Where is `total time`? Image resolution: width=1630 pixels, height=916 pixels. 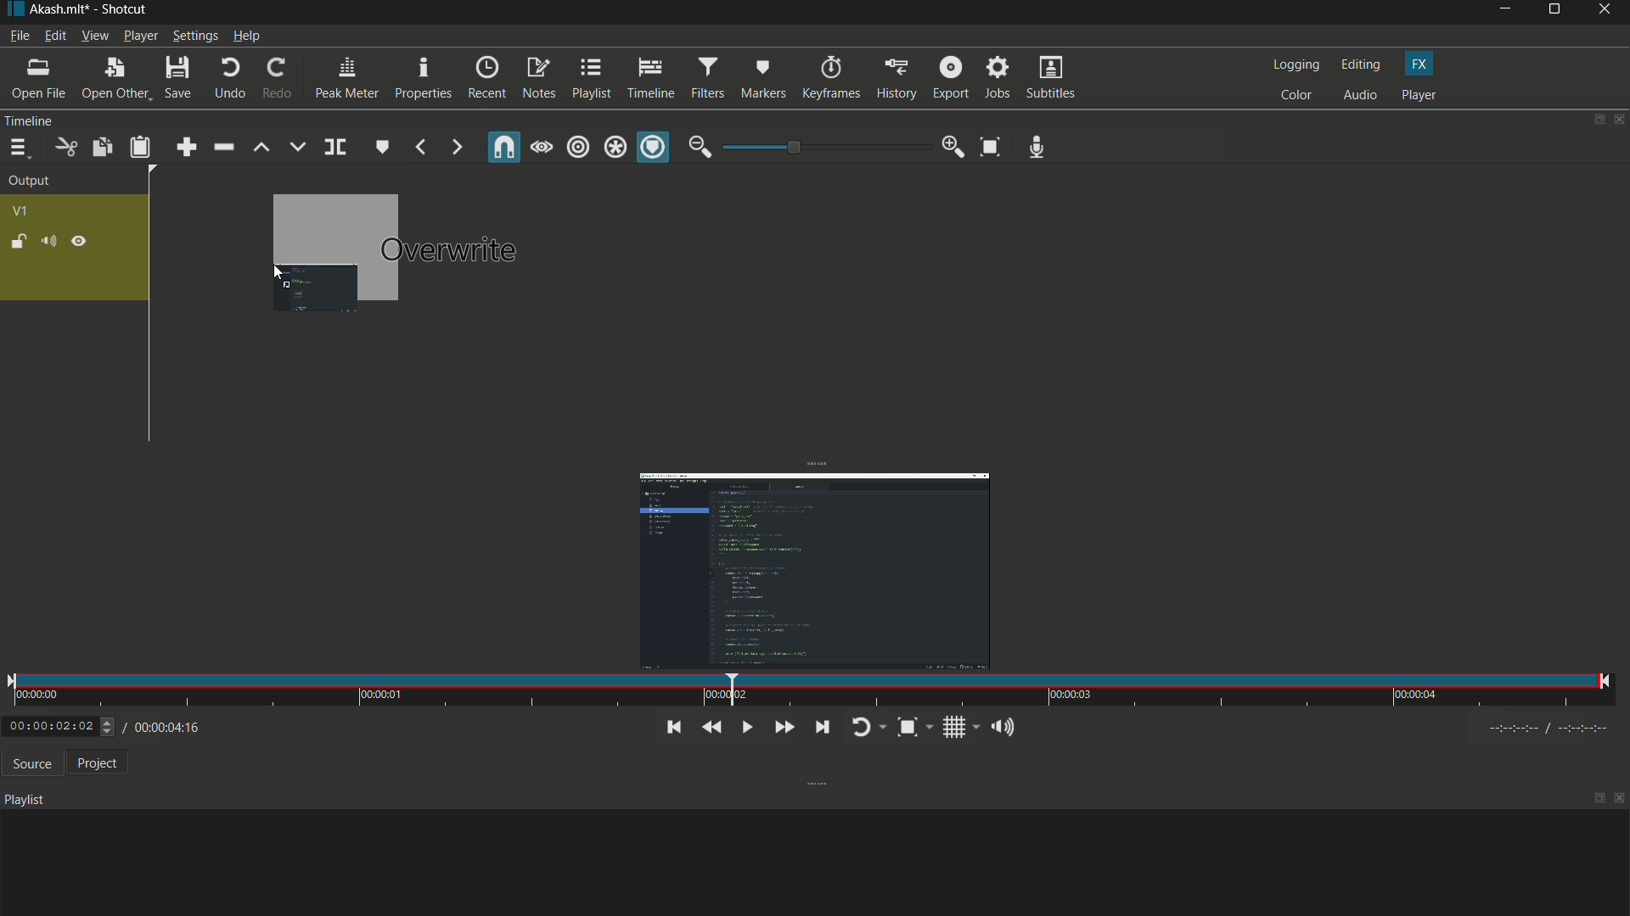
total time is located at coordinates (188, 774).